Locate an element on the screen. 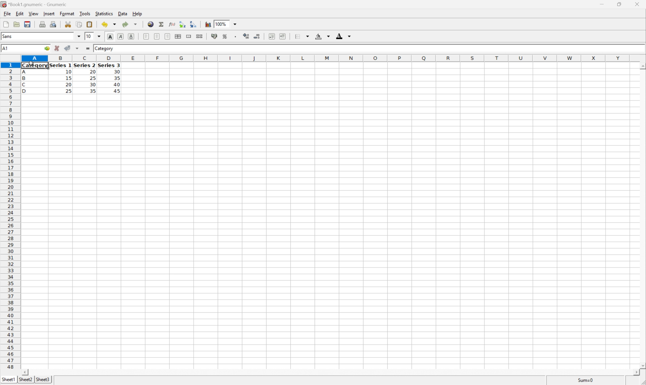 Image resolution: width=646 pixels, height=385 pixels. 30 is located at coordinates (117, 72).